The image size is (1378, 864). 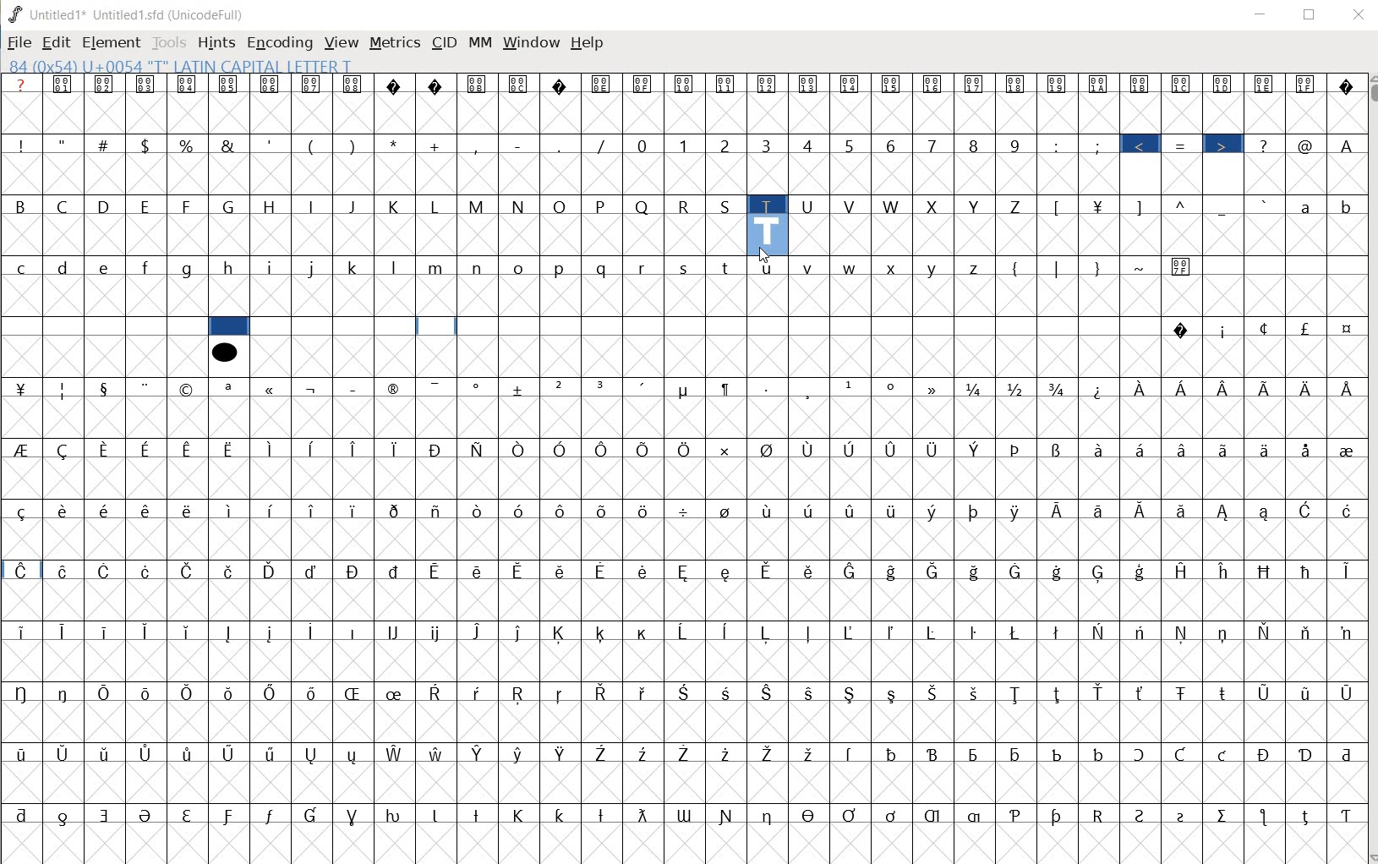 I want to click on Symbol, so click(x=272, y=633).